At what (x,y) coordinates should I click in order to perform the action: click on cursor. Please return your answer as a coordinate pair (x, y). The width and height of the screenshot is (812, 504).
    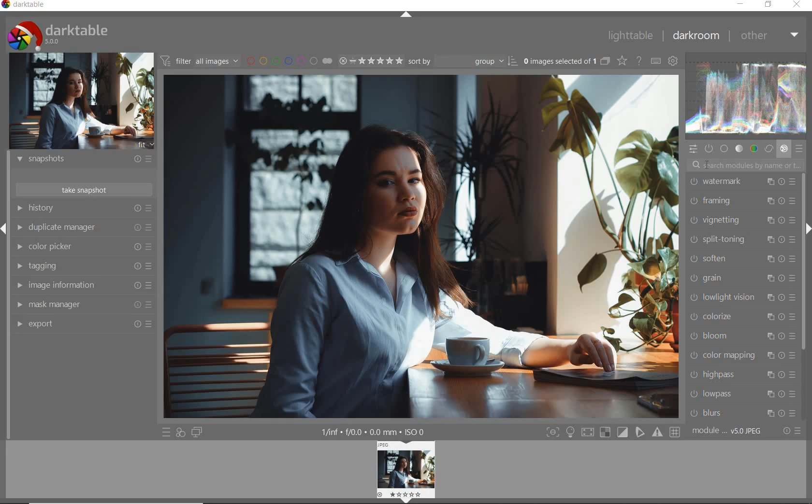
    Looking at the image, I should click on (709, 165).